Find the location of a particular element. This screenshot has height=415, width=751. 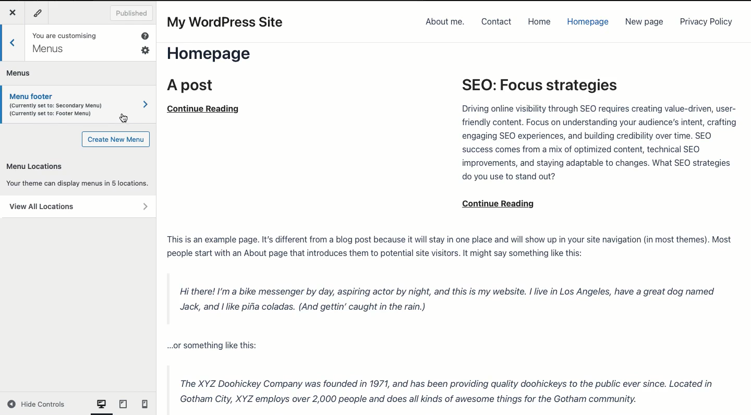

Home page is located at coordinates (219, 70).